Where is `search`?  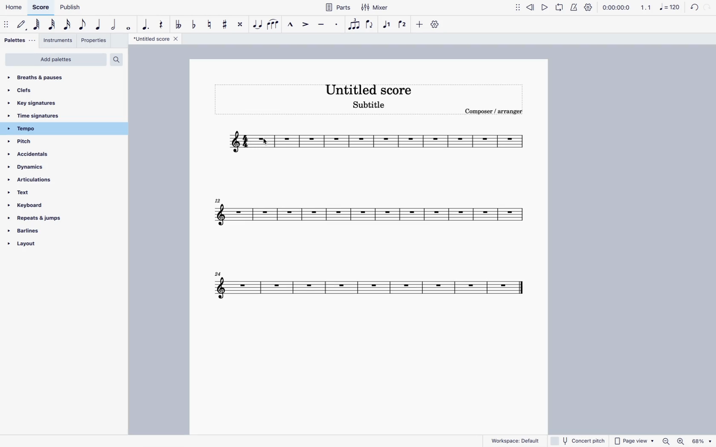 search is located at coordinates (119, 60).